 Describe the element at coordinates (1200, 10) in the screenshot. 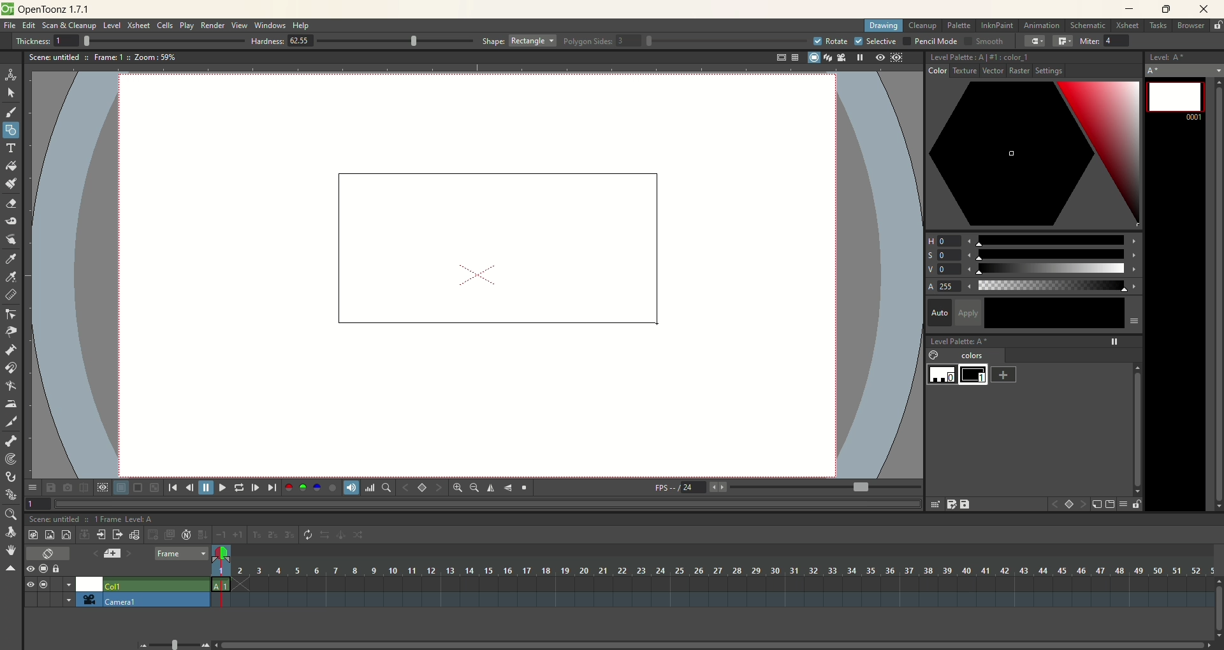

I see `close` at that location.